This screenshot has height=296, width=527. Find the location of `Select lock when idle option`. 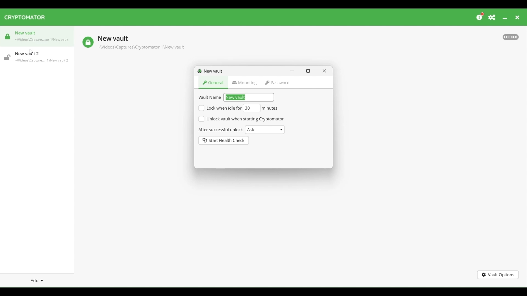

Select lock when idle option is located at coordinates (220, 108).